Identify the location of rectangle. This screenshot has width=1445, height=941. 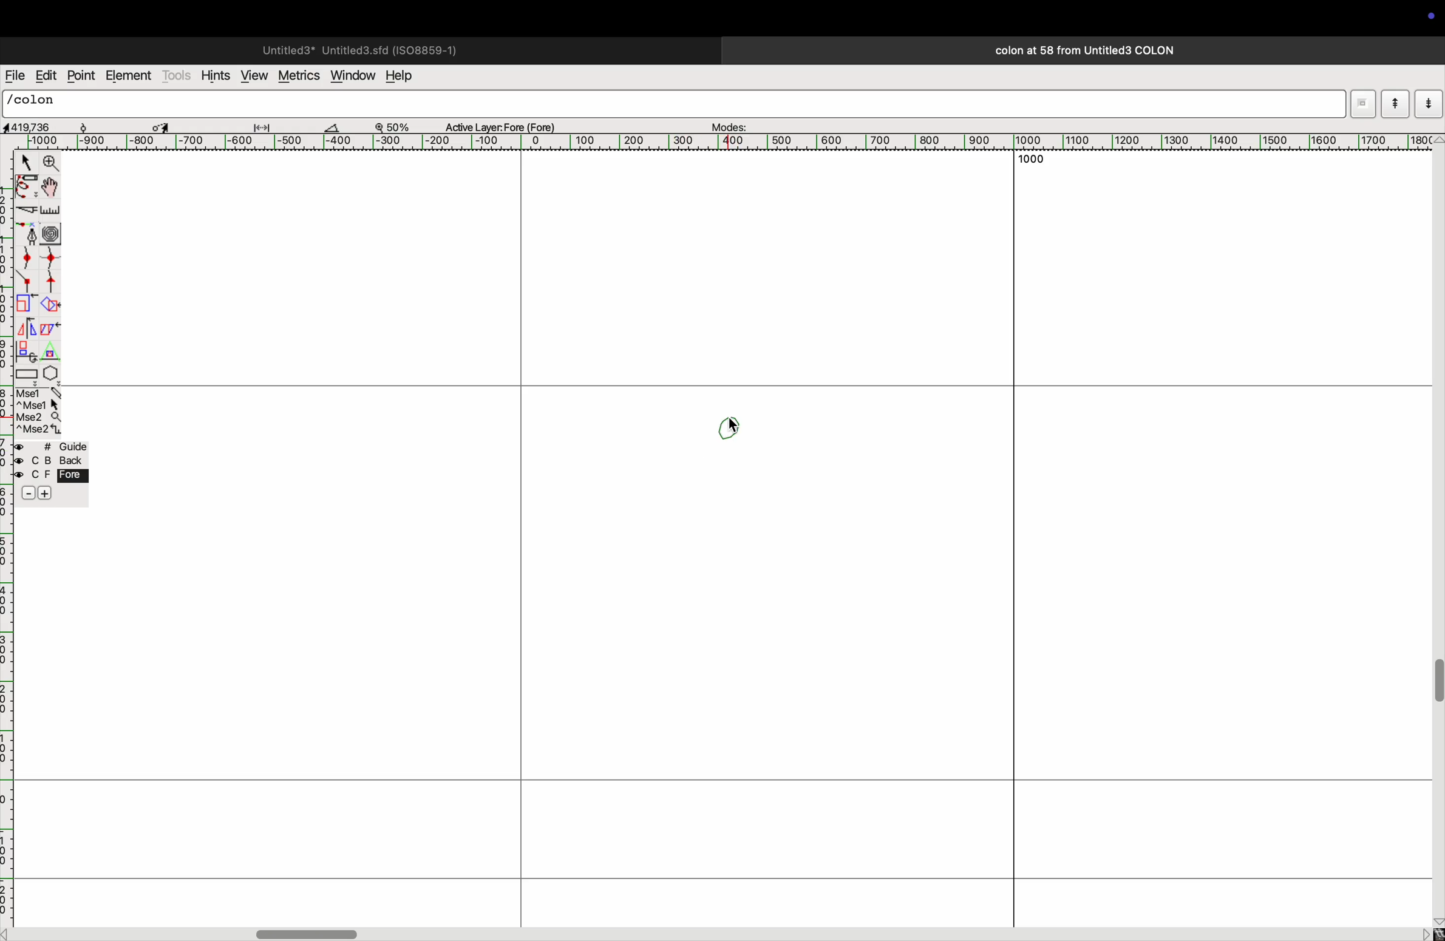
(27, 373).